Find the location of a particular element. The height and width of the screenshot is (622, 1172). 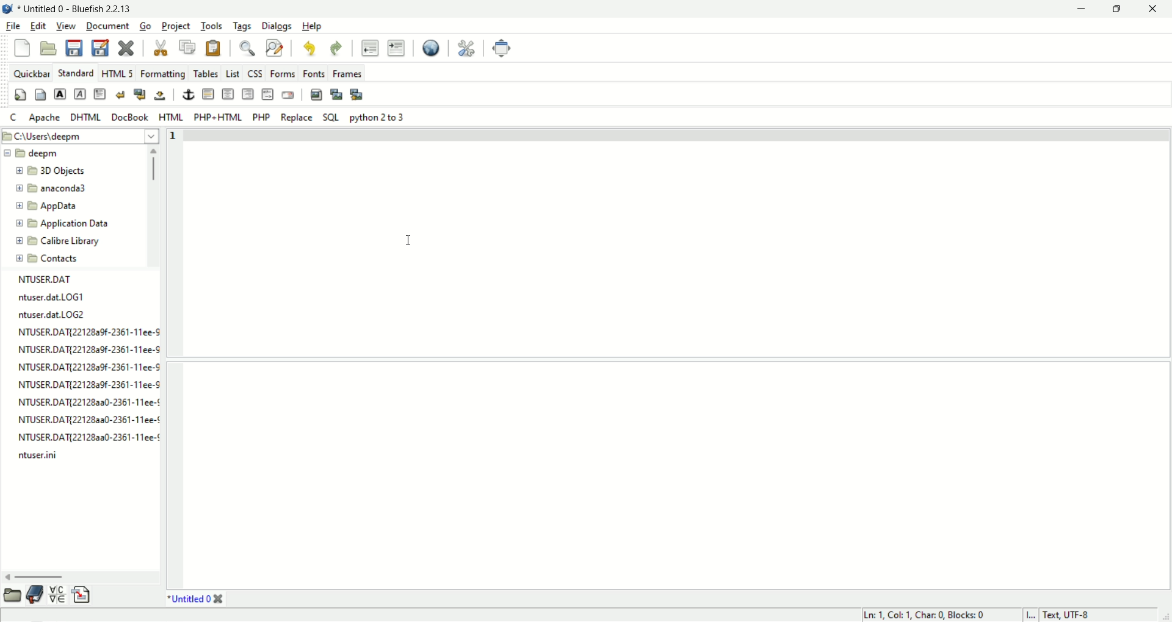

view in browser is located at coordinates (431, 49).